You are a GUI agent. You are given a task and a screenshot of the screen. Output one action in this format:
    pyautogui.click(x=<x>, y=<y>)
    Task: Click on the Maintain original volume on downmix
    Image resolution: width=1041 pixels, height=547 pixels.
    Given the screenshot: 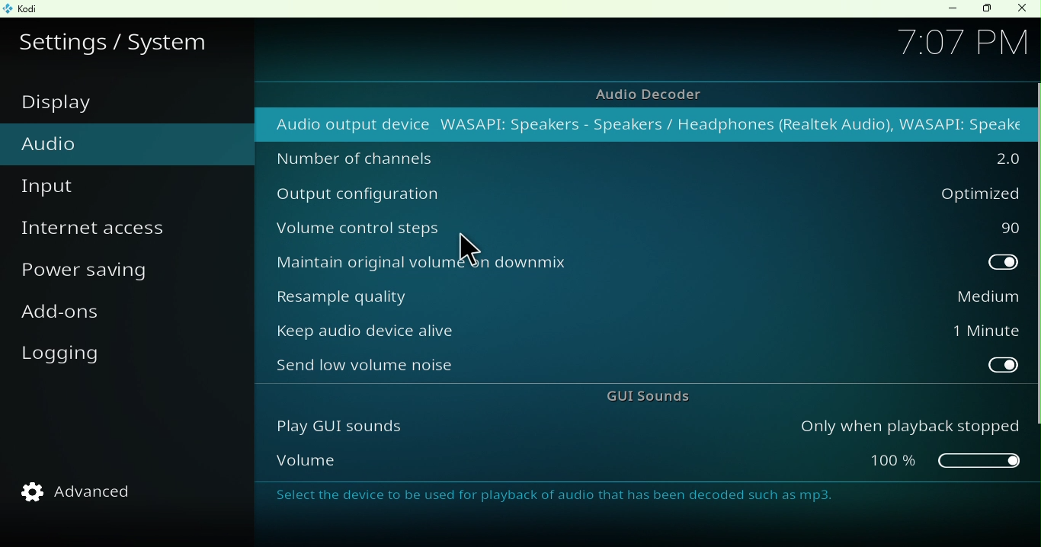 What is the action you would take?
    pyautogui.click(x=547, y=264)
    